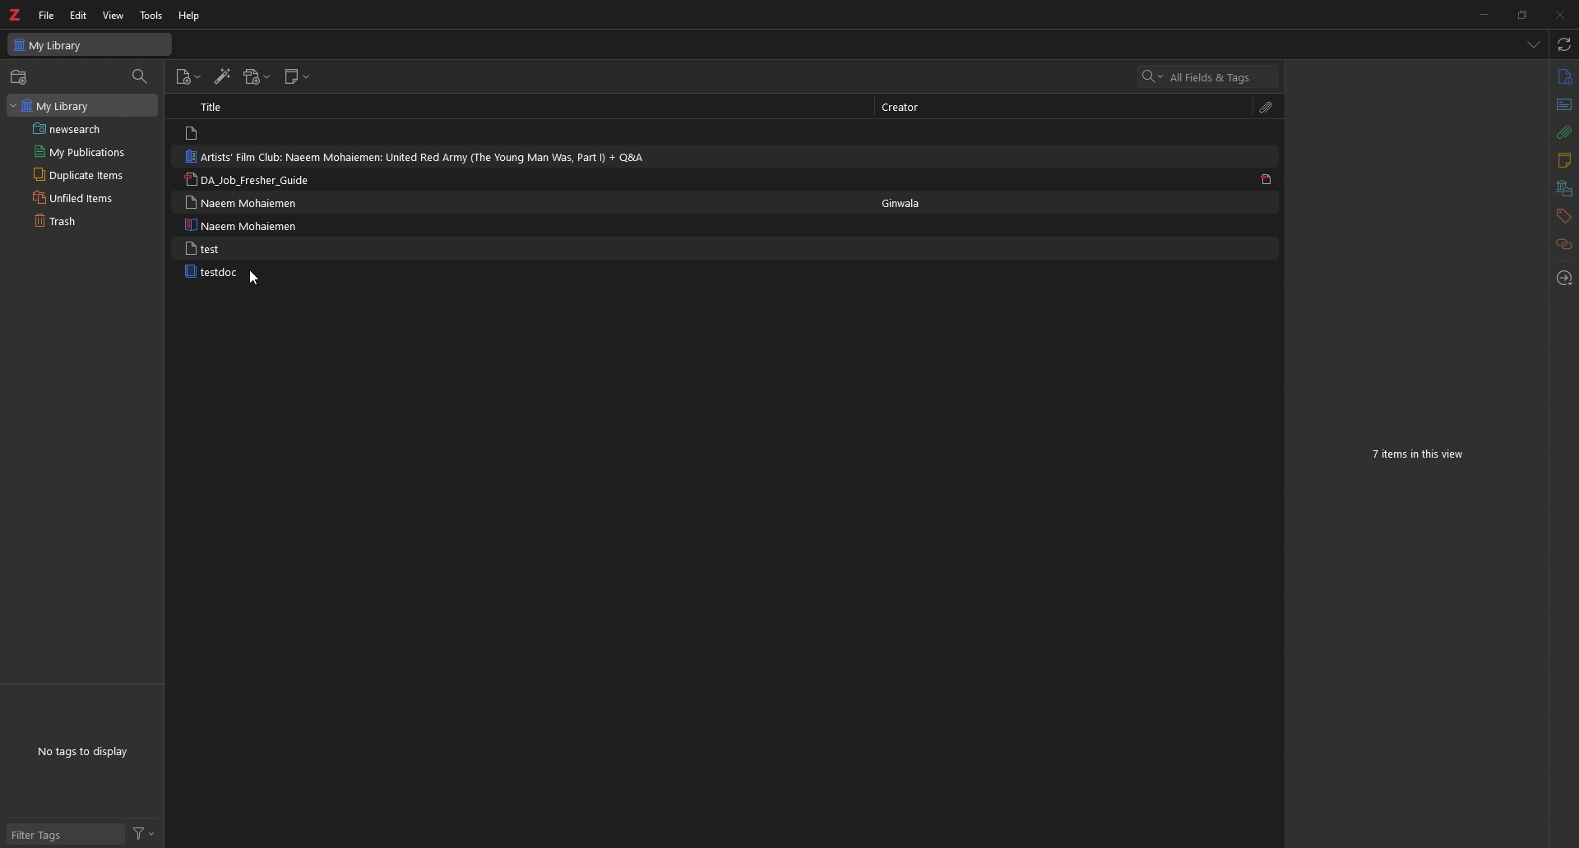 This screenshot has height=848, width=1579. Describe the element at coordinates (245, 180) in the screenshot. I see `'DA_Job_Fresher Guide` at that location.